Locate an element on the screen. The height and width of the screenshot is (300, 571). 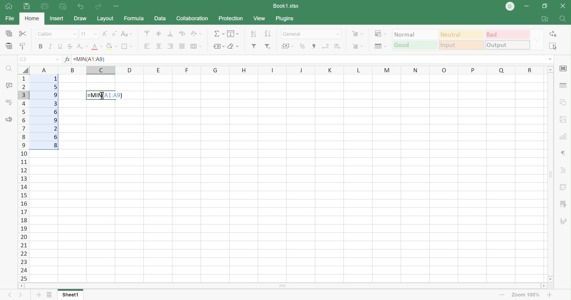
Orientation is located at coordinates (196, 34).